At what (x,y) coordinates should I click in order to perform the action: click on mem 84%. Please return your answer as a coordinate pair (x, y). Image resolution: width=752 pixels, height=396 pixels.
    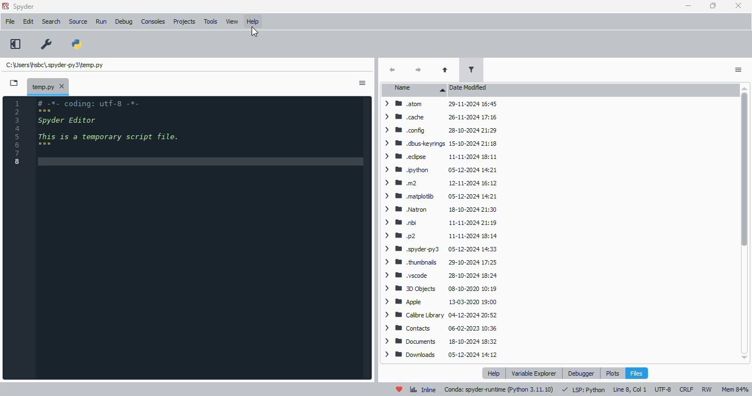
    Looking at the image, I should click on (735, 389).